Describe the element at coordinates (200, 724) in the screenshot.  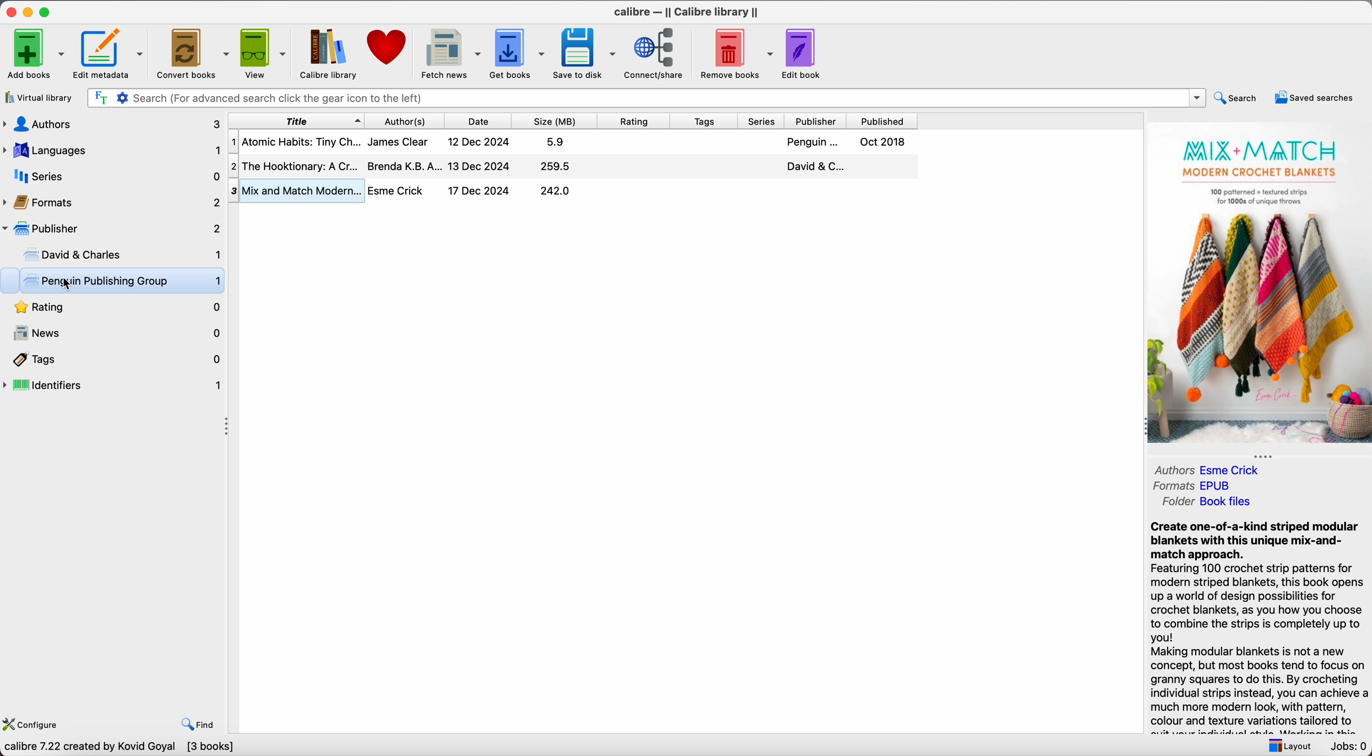
I see `find` at that location.